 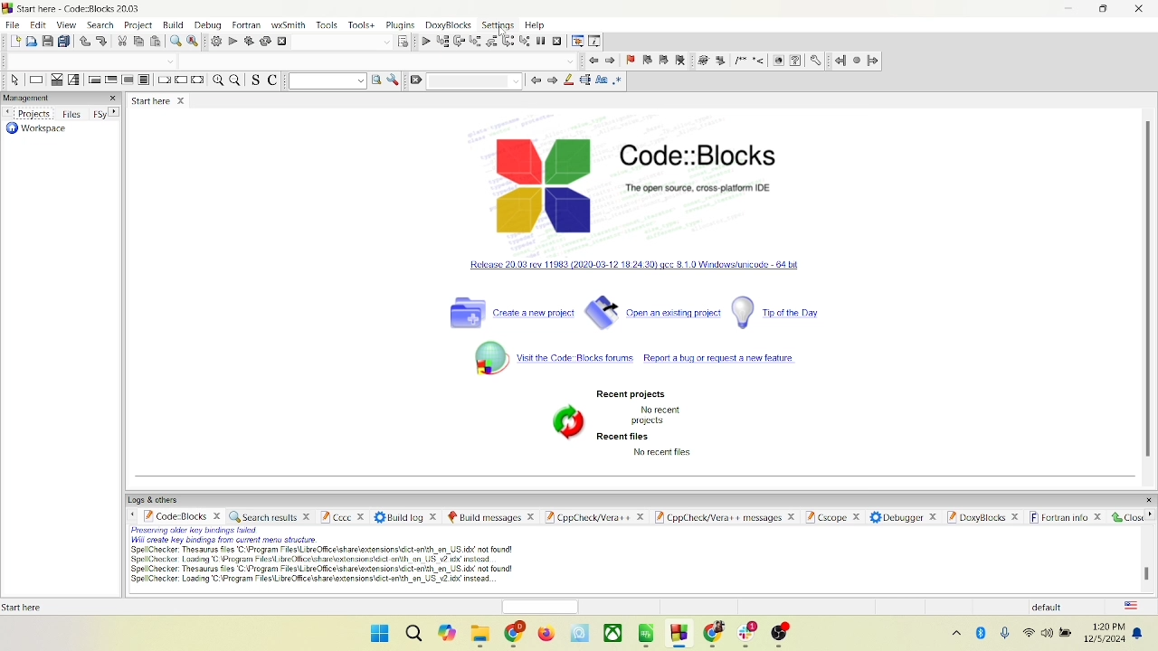 I want to click on next line, so click(x=459, y=41).